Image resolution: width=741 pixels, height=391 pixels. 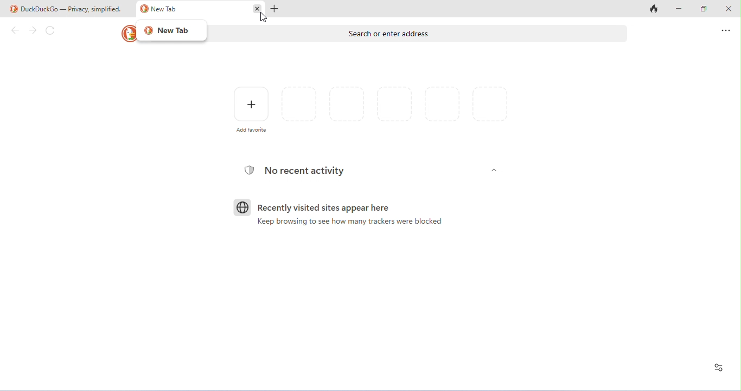 I want to click on add favorite, so click(x=251, y=110).